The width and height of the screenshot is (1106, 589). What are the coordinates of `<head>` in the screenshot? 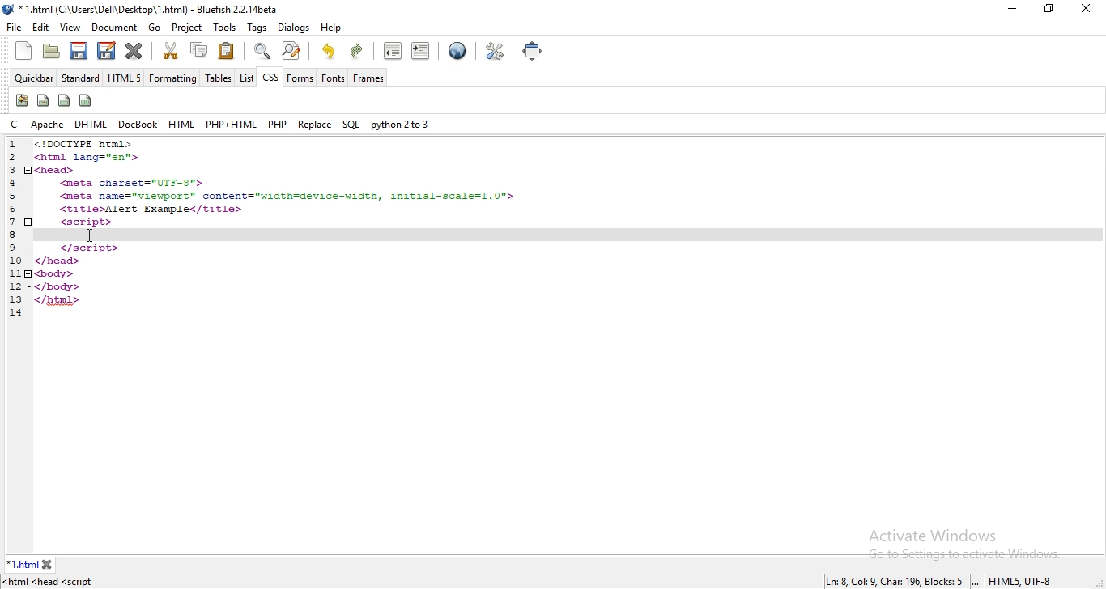 It's located at (56, 169).